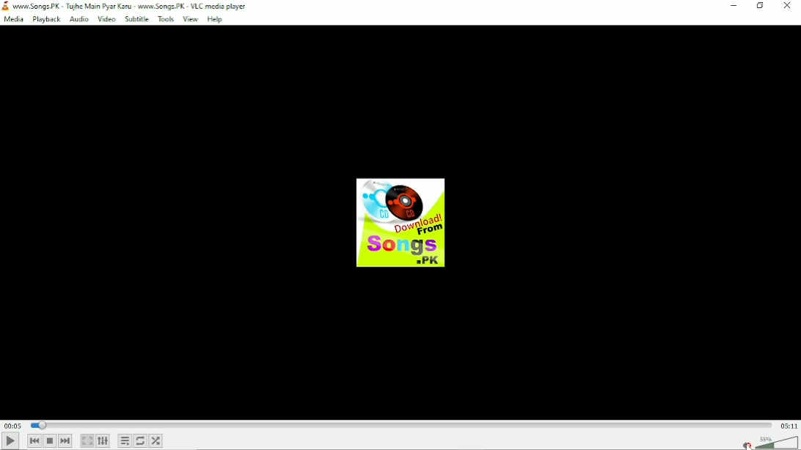 The image size is (801, 450). I want to click on Toggle between loop all, loop one  and no loop, so click(141, 441).